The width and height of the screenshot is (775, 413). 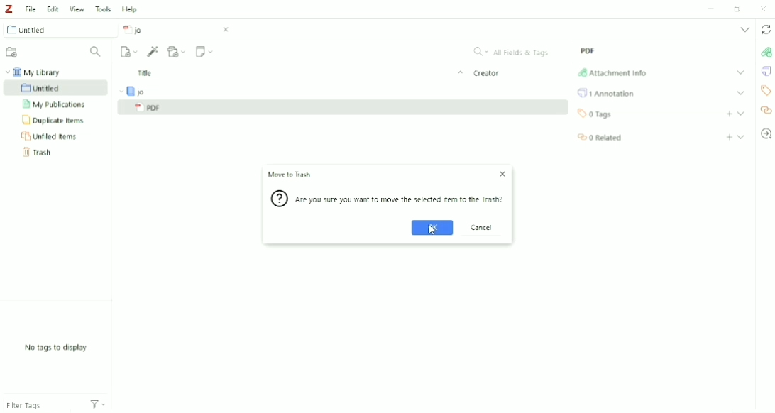 What do you see at coordinates (432, 228) in the screenshot?
I see `OK` at bounding box center [432, 228].